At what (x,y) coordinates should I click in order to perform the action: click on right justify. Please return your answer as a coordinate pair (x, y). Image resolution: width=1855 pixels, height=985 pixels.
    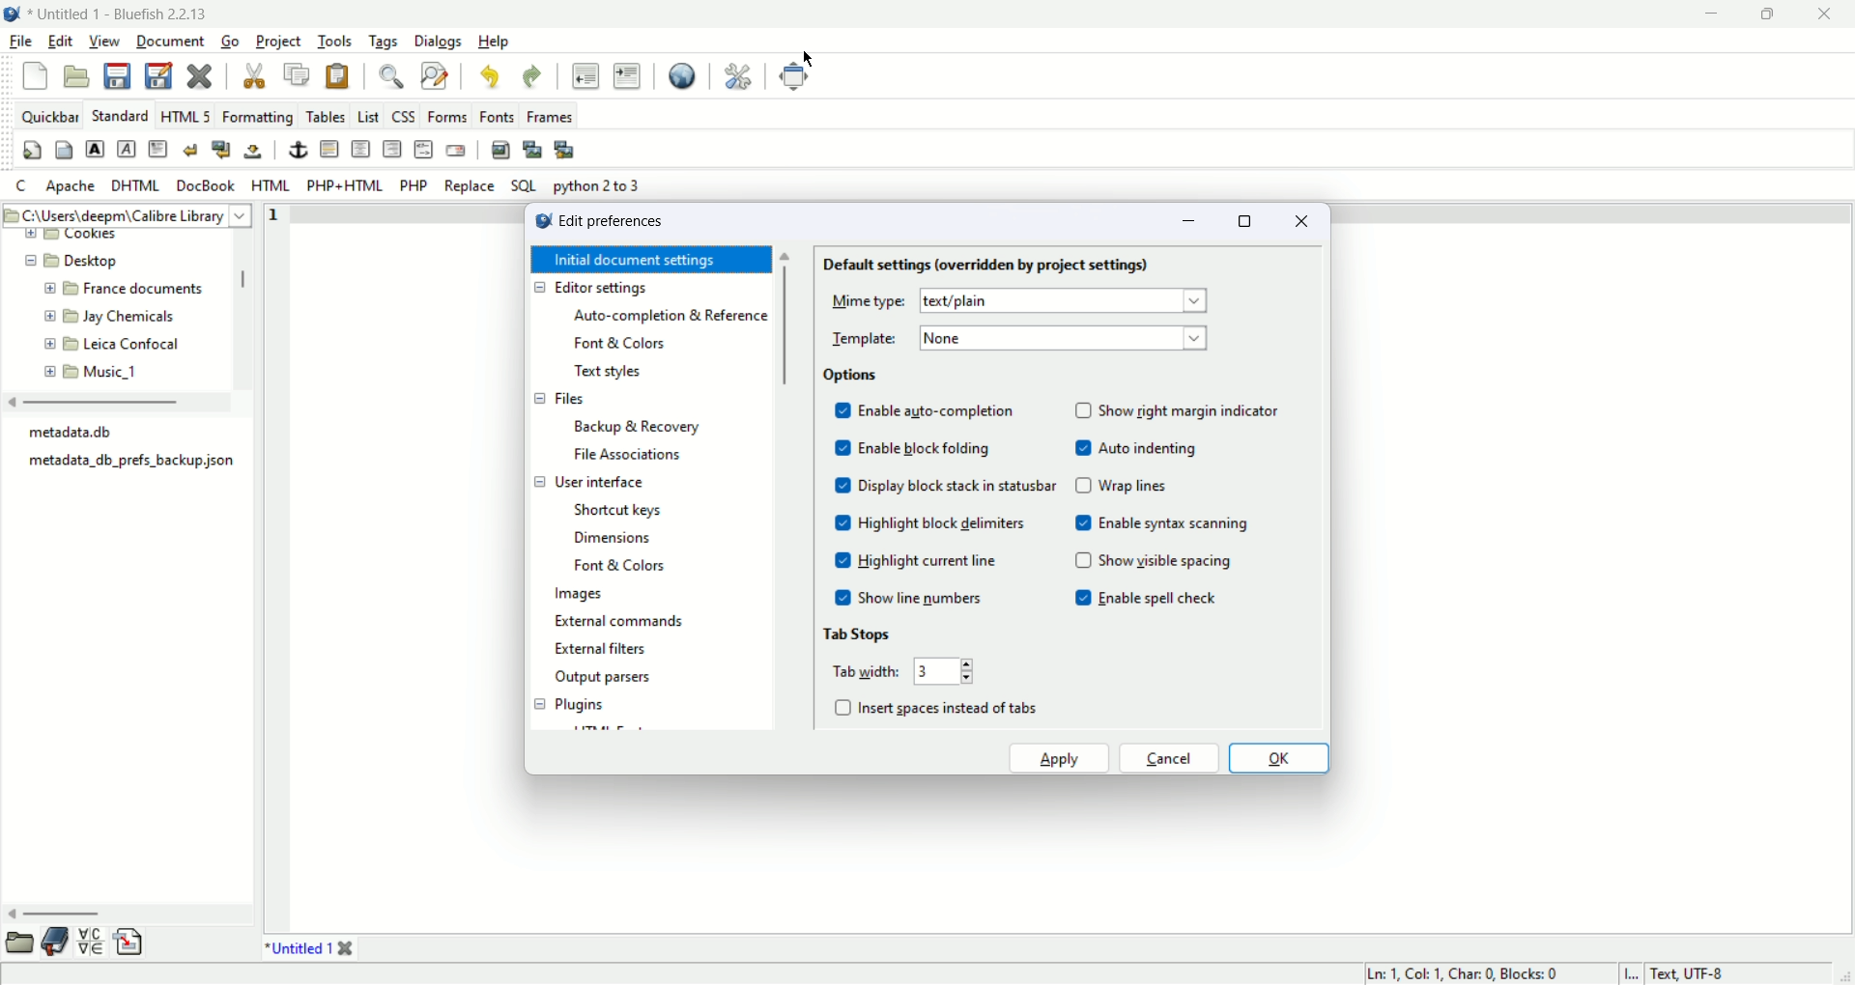
    Looking at the image, I should click on (390, 150).